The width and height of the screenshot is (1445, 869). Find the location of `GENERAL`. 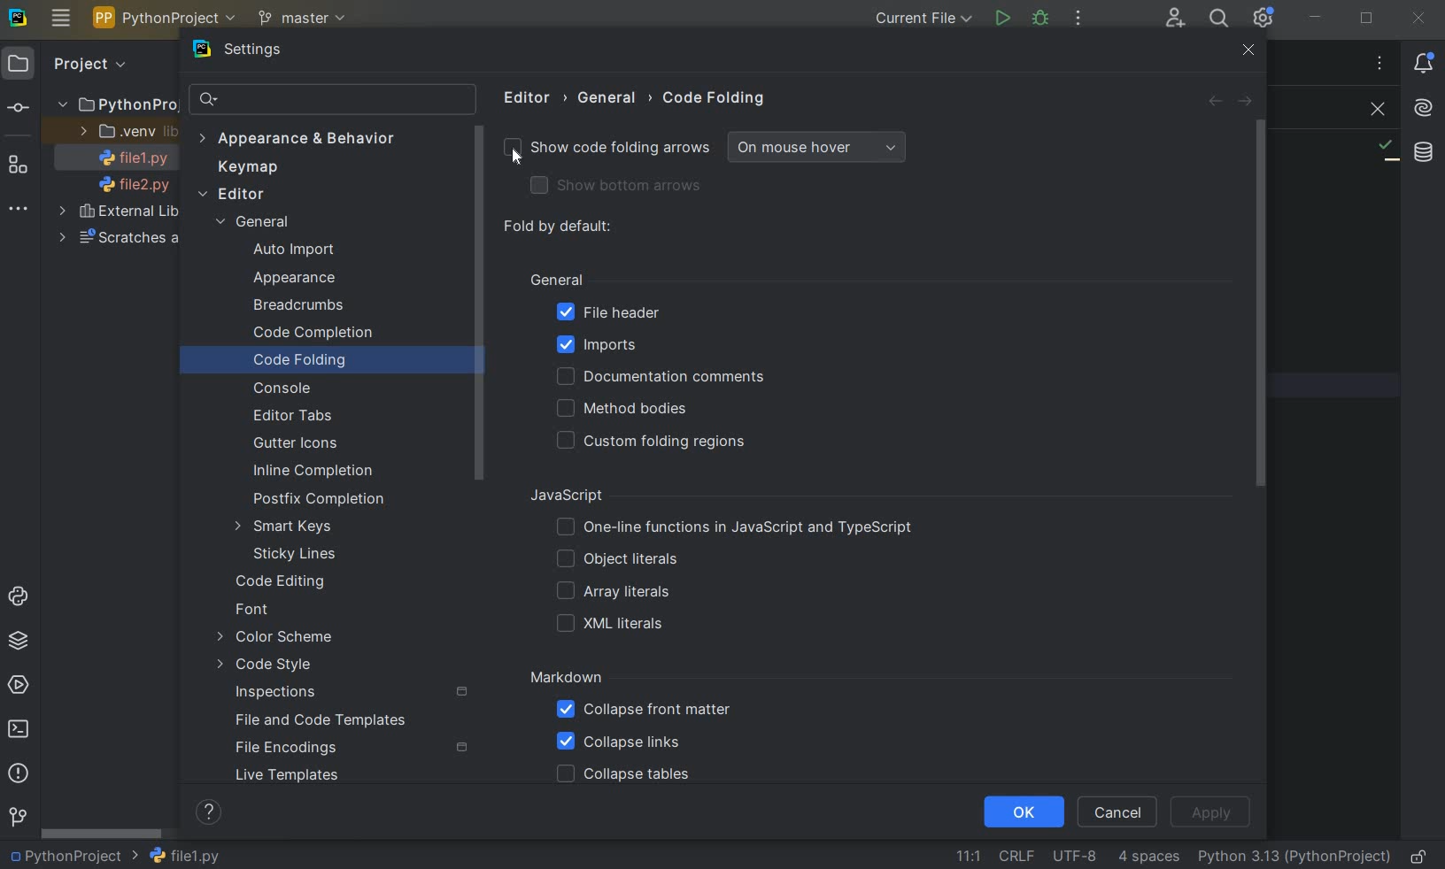

GENERAL is located at coordinates (556, 278).